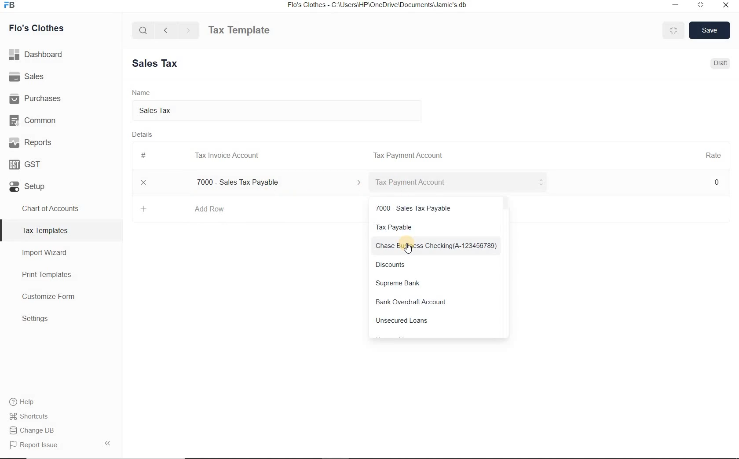 The width and height of the screenshot is (739, 459). What do you see at coordinates (189, 30) in the screenshot?
I see `Forward` at bounding box center [189, 30].